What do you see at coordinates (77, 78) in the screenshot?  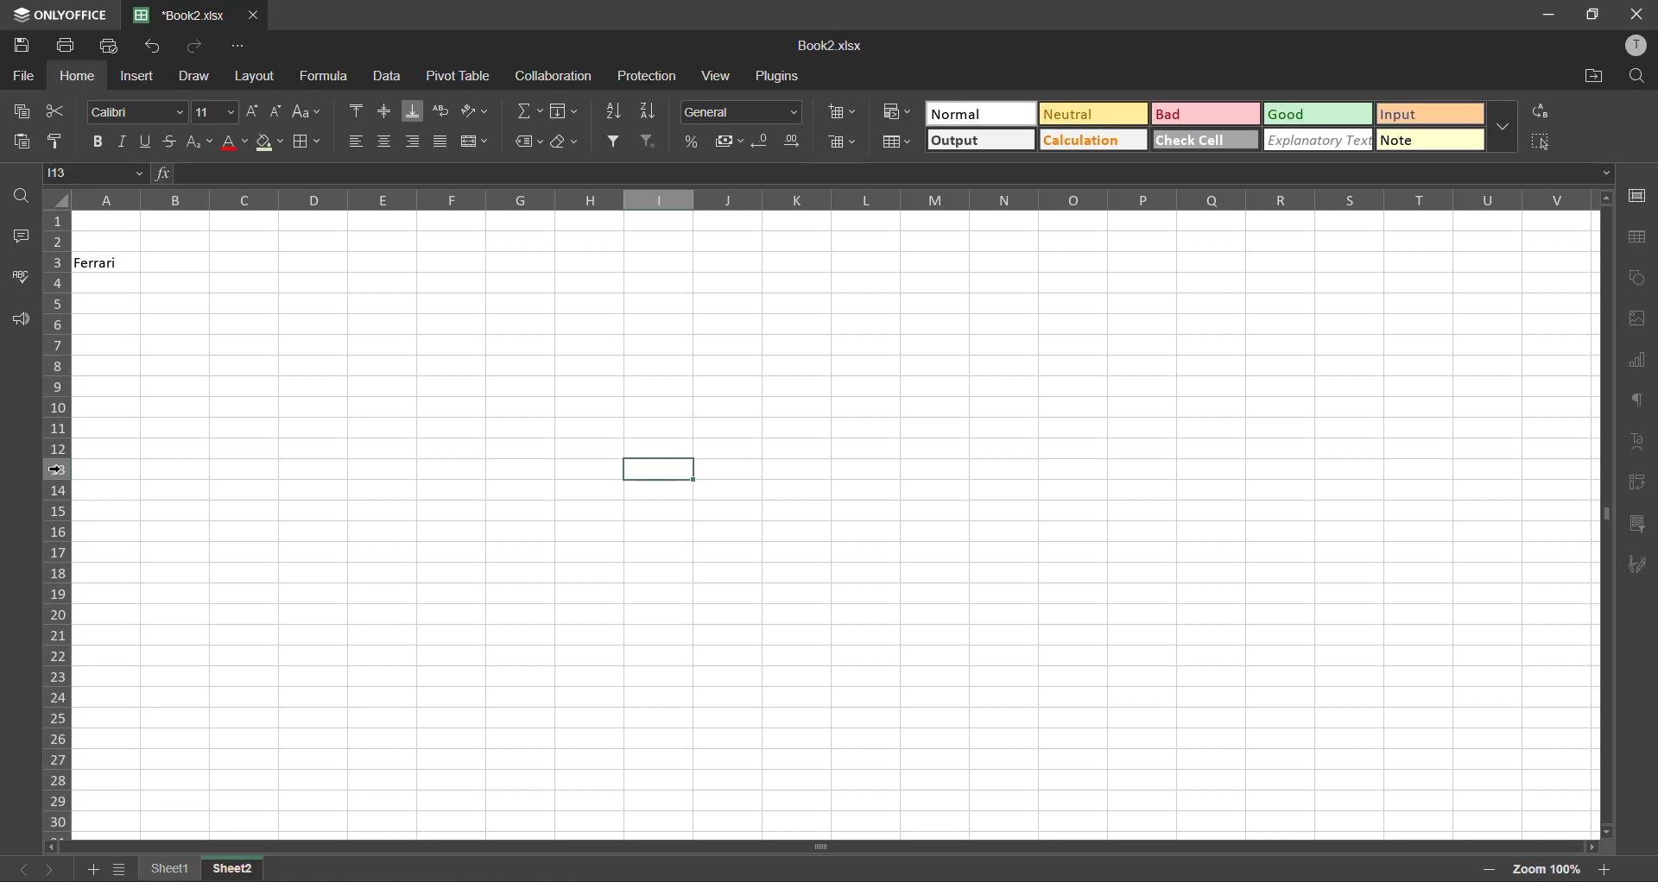 I see `home` at bounding box center [77, 78].